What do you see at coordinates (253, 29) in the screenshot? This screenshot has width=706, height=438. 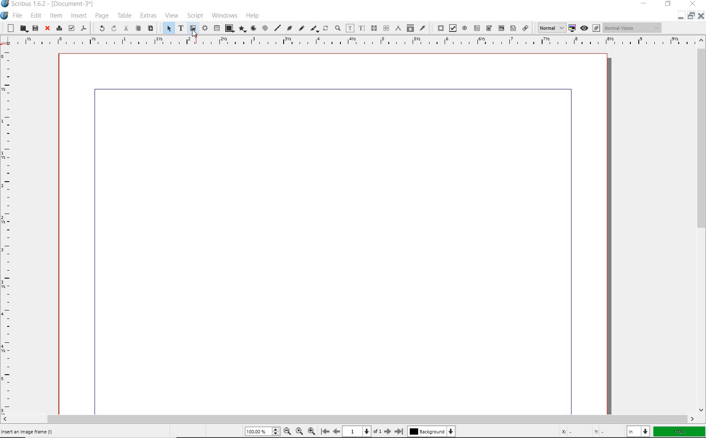 I see `arc` at bounding box center [253, 29].